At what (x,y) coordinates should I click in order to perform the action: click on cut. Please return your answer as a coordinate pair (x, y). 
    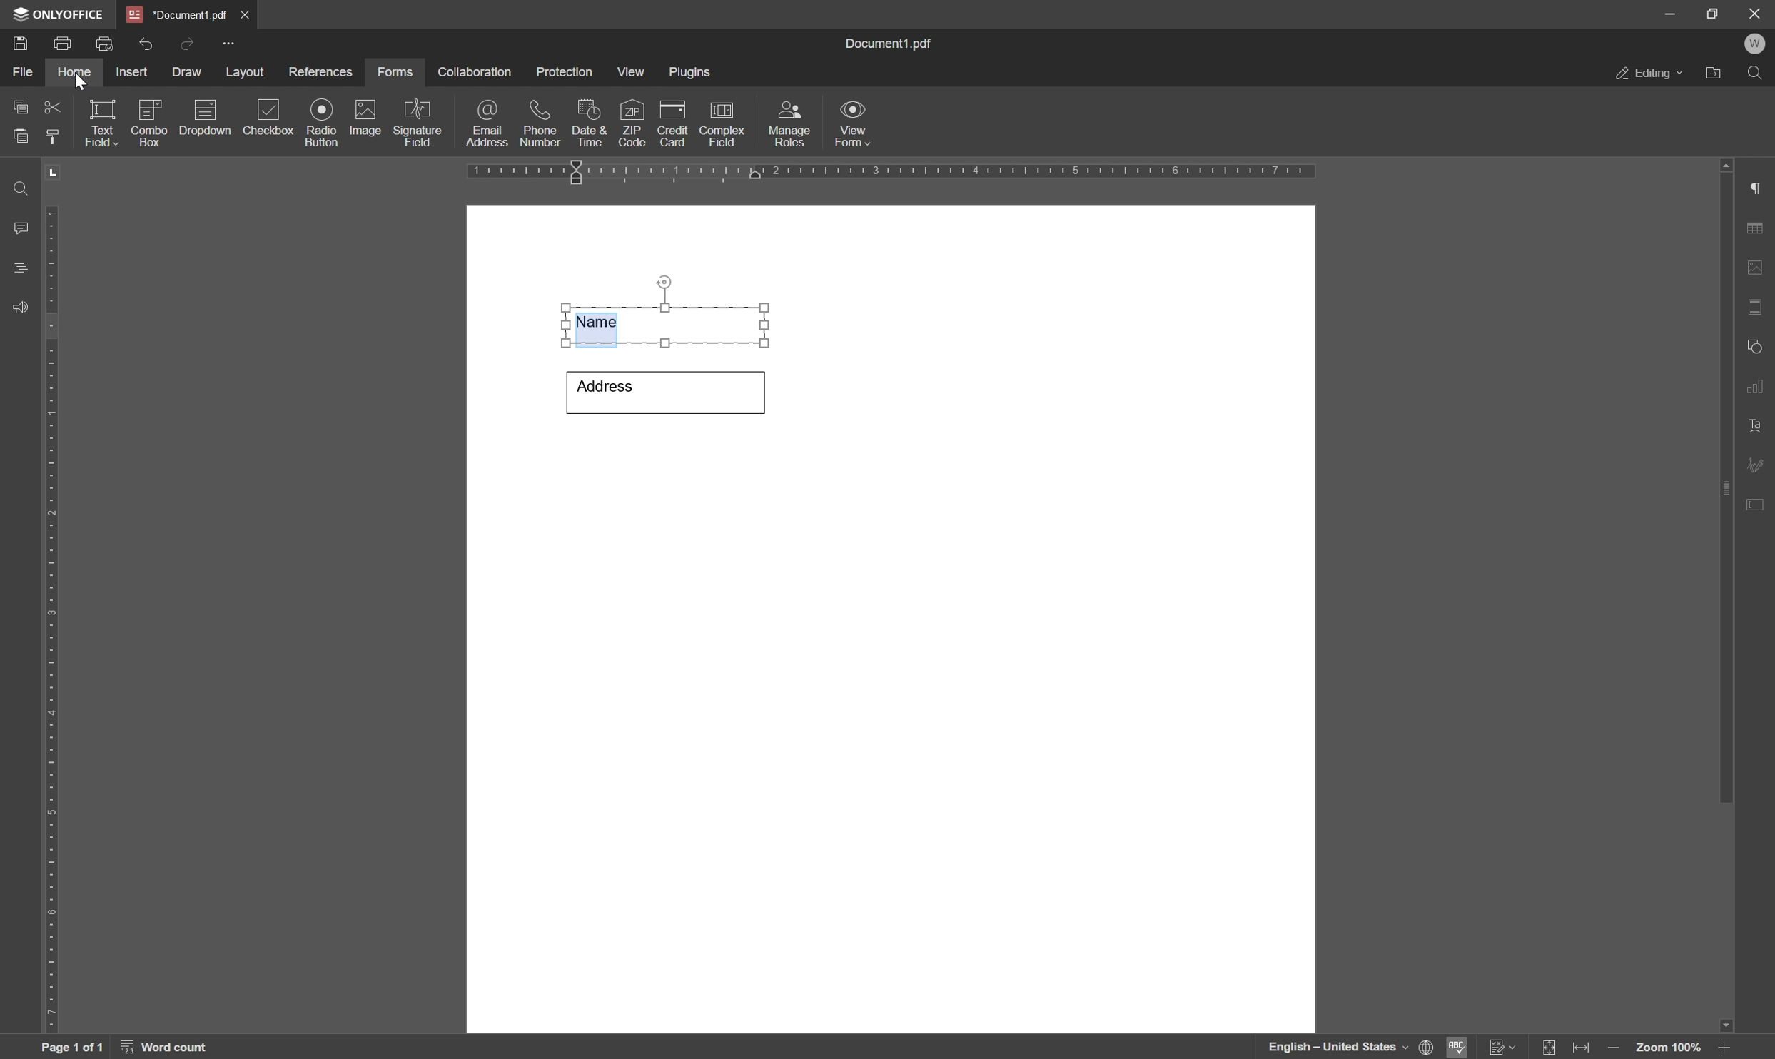
    Looking at the image, I should click on (52, 106).